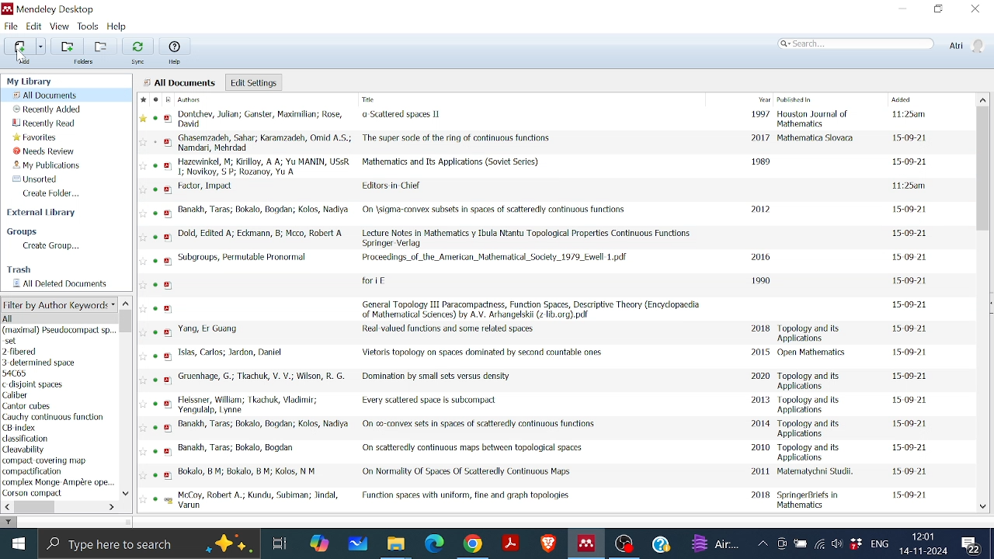 The height and width of the screenshot is (559, 994). Describe the element at coordinates (50, 124) in the screenshot. I see `Recently read` at that location.